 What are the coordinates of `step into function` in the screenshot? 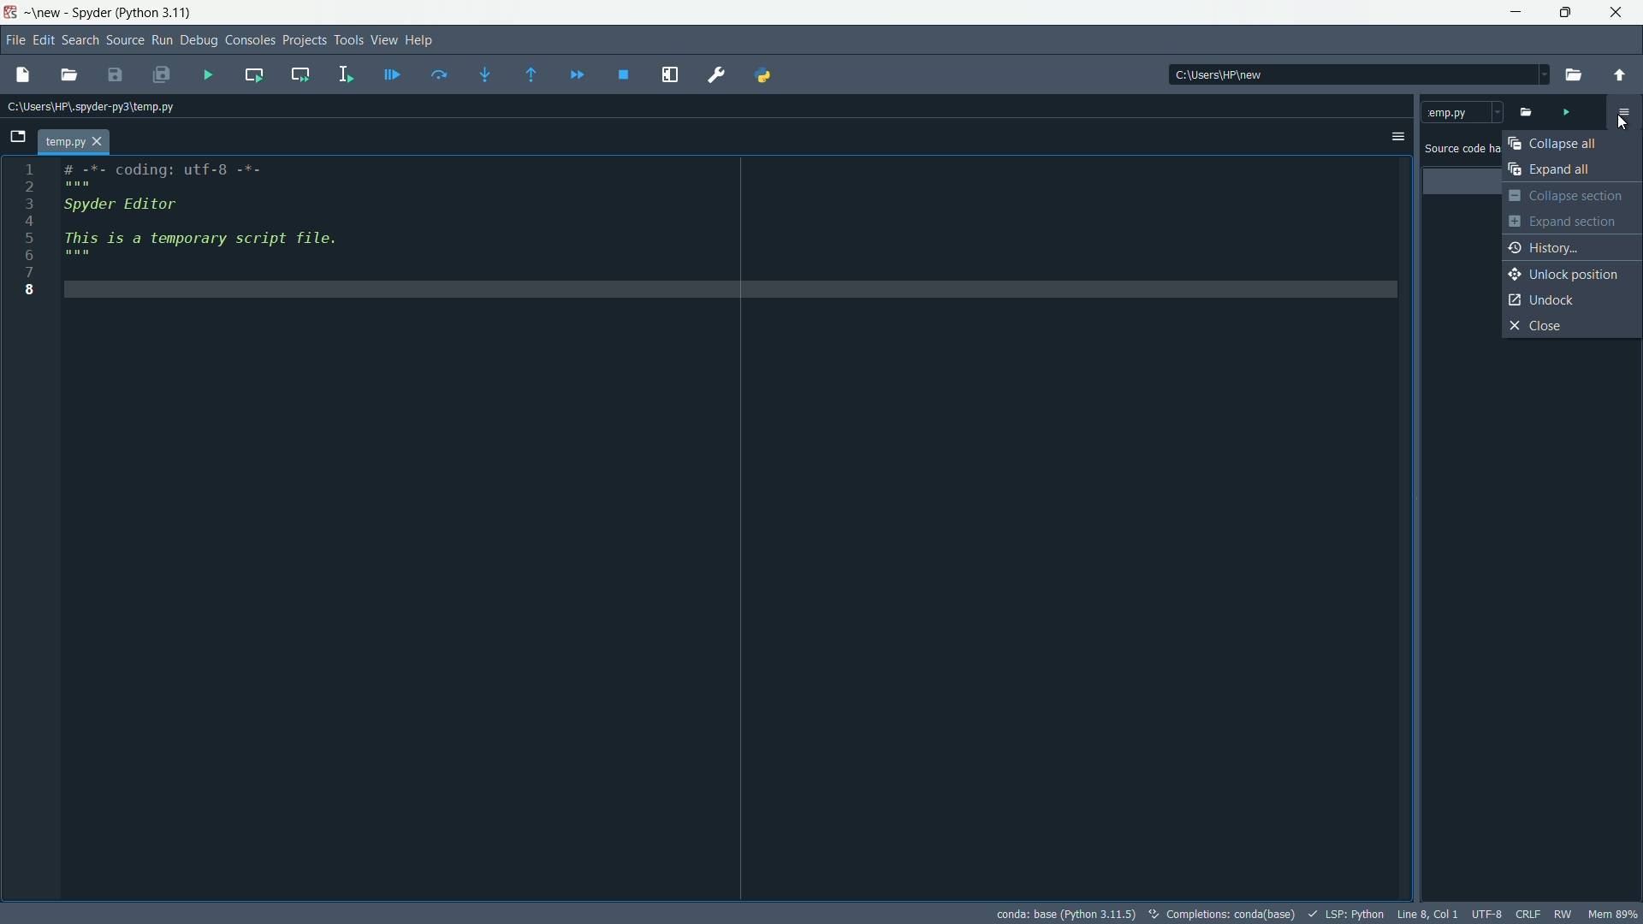 It's located at (486, 75).